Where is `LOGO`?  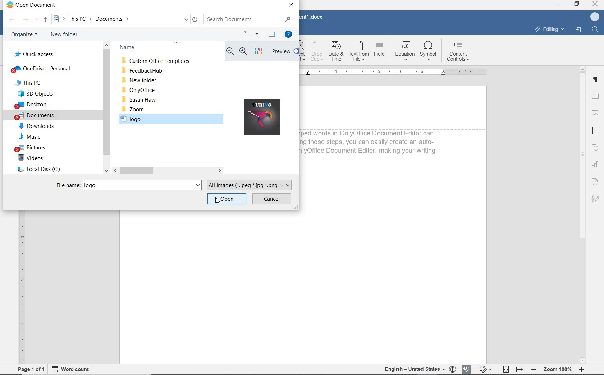 LOGO is located at coordinates (265, 118).